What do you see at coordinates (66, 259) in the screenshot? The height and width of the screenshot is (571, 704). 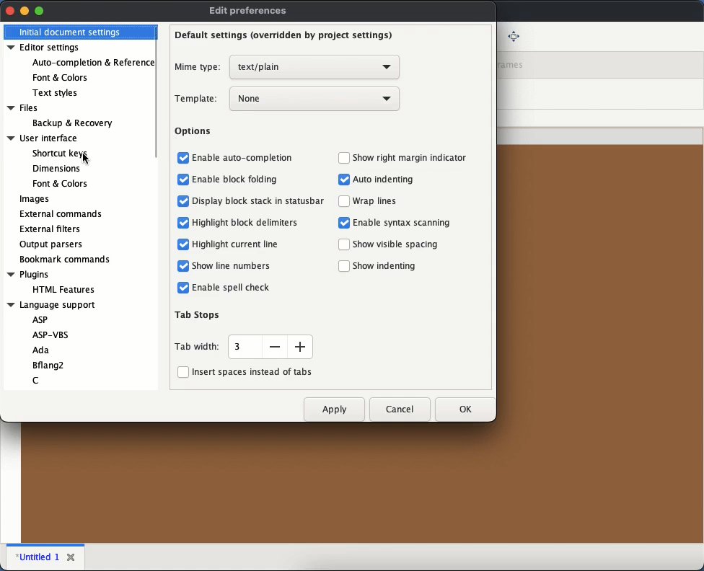 I see `bookmark commands` at bounding box center [66, 259].